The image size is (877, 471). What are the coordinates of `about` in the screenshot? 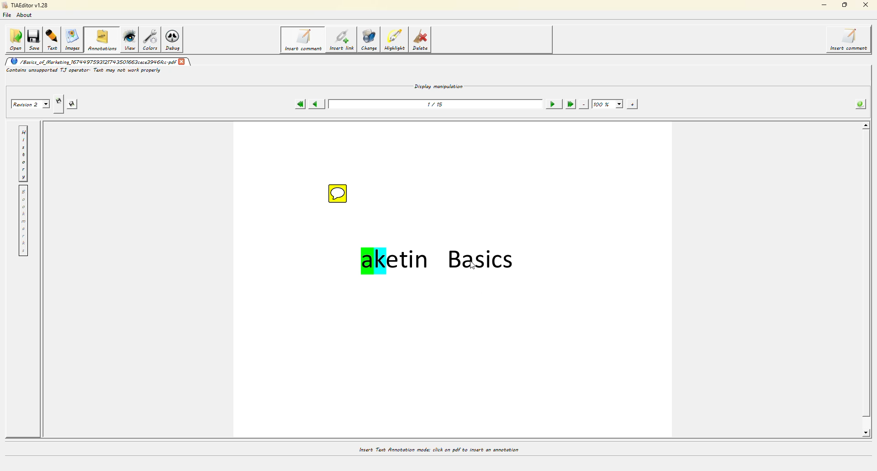 It's located at (26, 15).